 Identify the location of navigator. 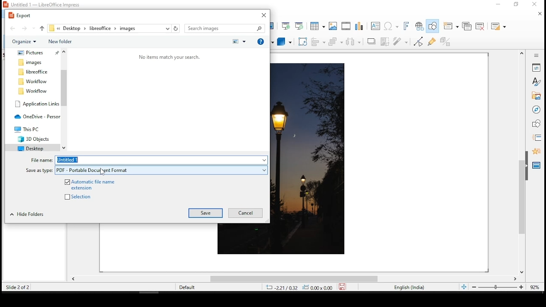
(536, 110).